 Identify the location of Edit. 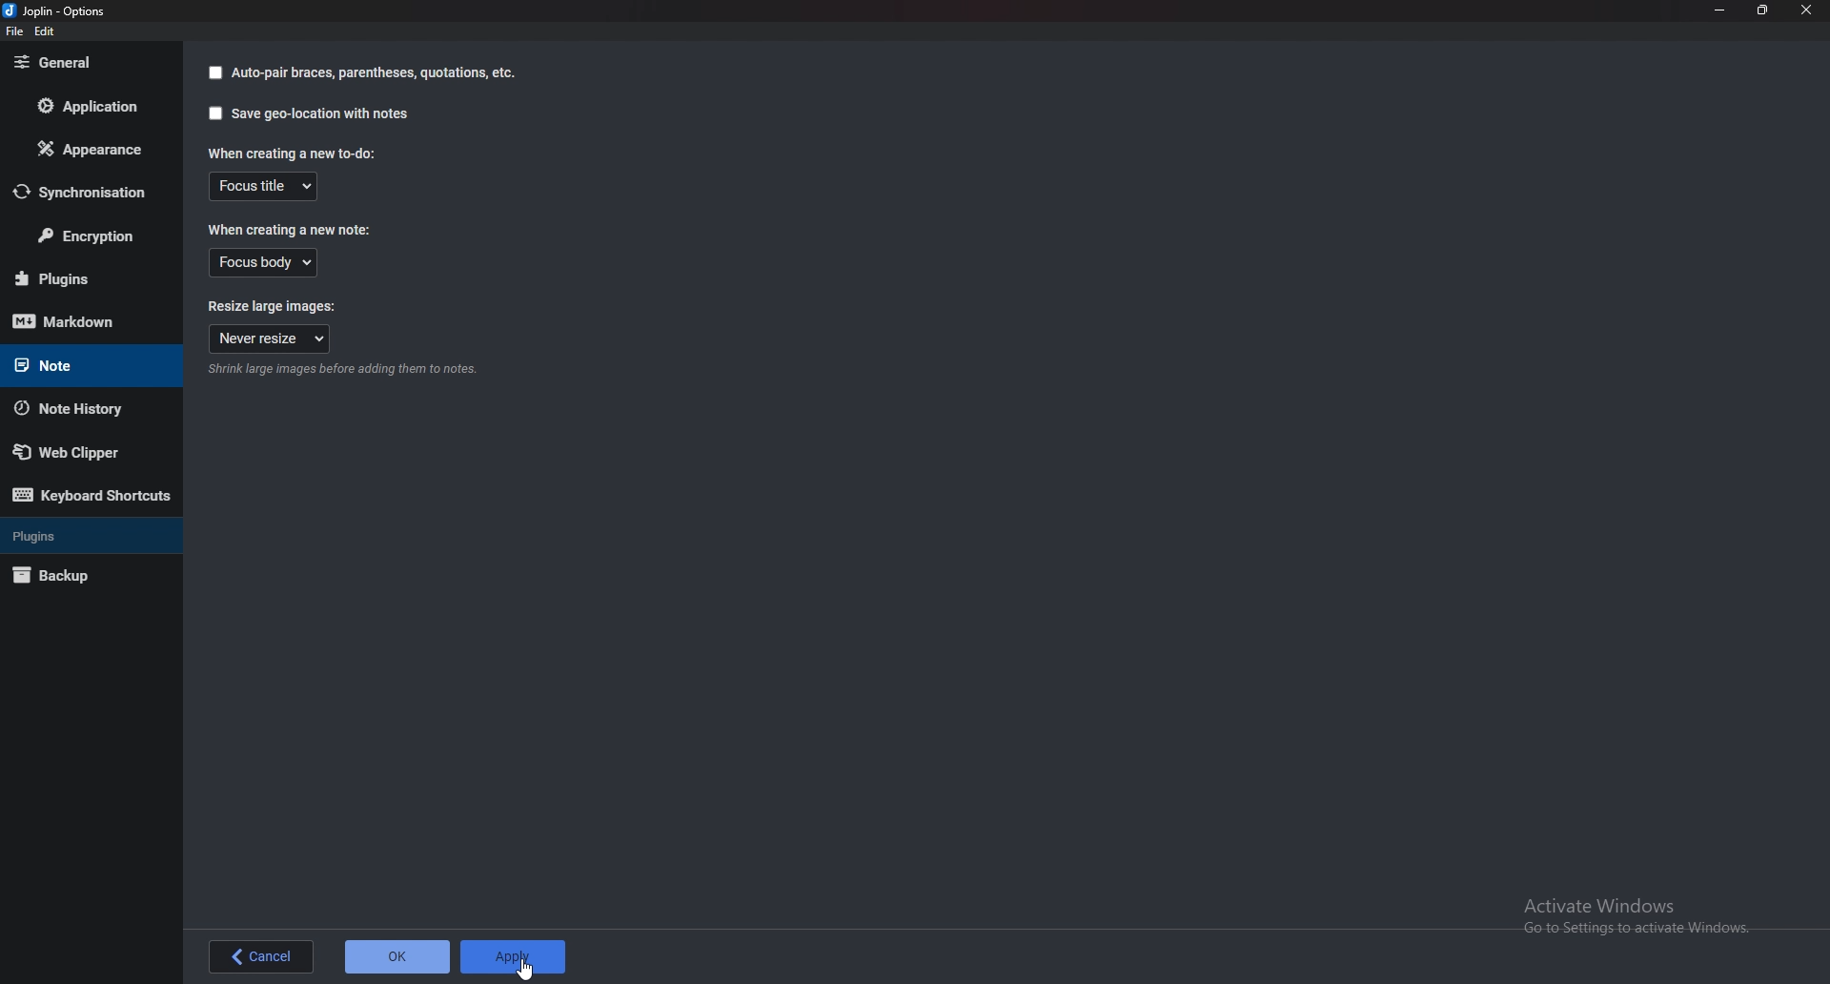
(46, 32).